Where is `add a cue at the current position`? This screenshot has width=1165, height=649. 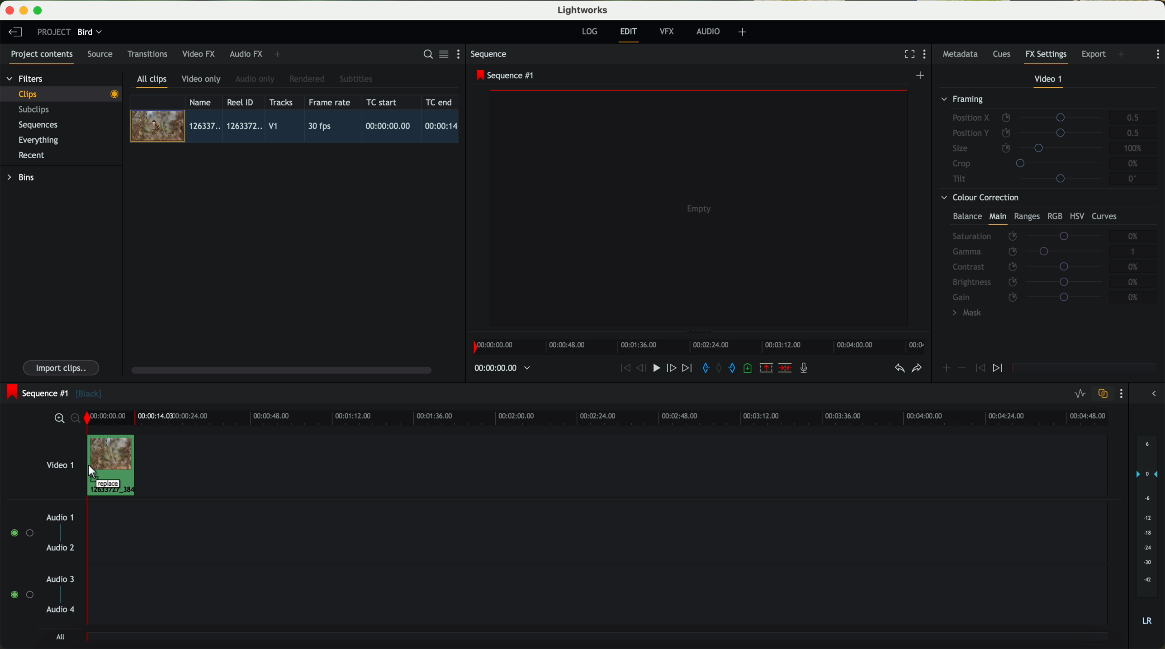 add a cue at the current position is located at coordinates (749, 369).